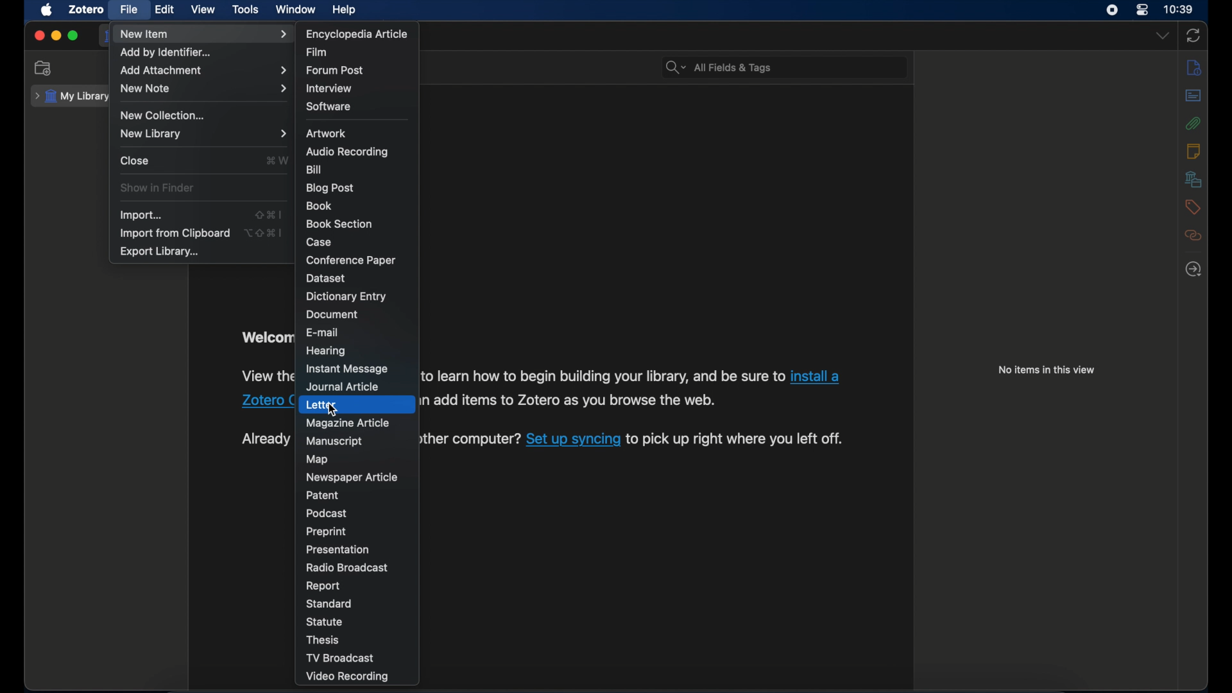 This screenshot has height=693, width=1232. Describe the element at coordinates (358, 658) in the screenshot. I see `tv broadcast` at that location.